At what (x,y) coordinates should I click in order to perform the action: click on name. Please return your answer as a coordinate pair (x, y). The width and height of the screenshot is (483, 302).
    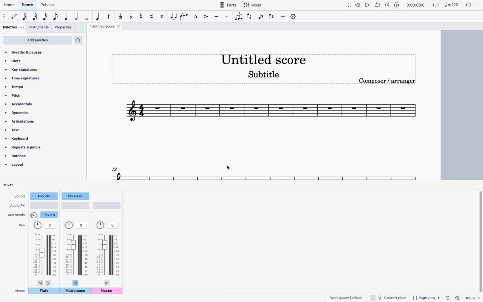
    Looking at the image, I should click on (20, 291).